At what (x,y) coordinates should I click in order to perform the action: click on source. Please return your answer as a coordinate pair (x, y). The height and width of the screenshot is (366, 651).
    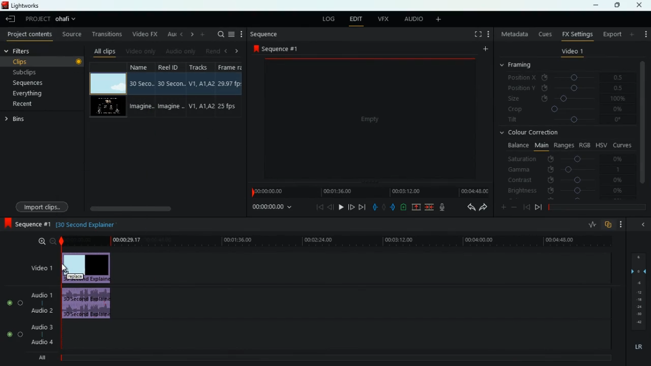
    Looking at the image, I should click on (70, 34).